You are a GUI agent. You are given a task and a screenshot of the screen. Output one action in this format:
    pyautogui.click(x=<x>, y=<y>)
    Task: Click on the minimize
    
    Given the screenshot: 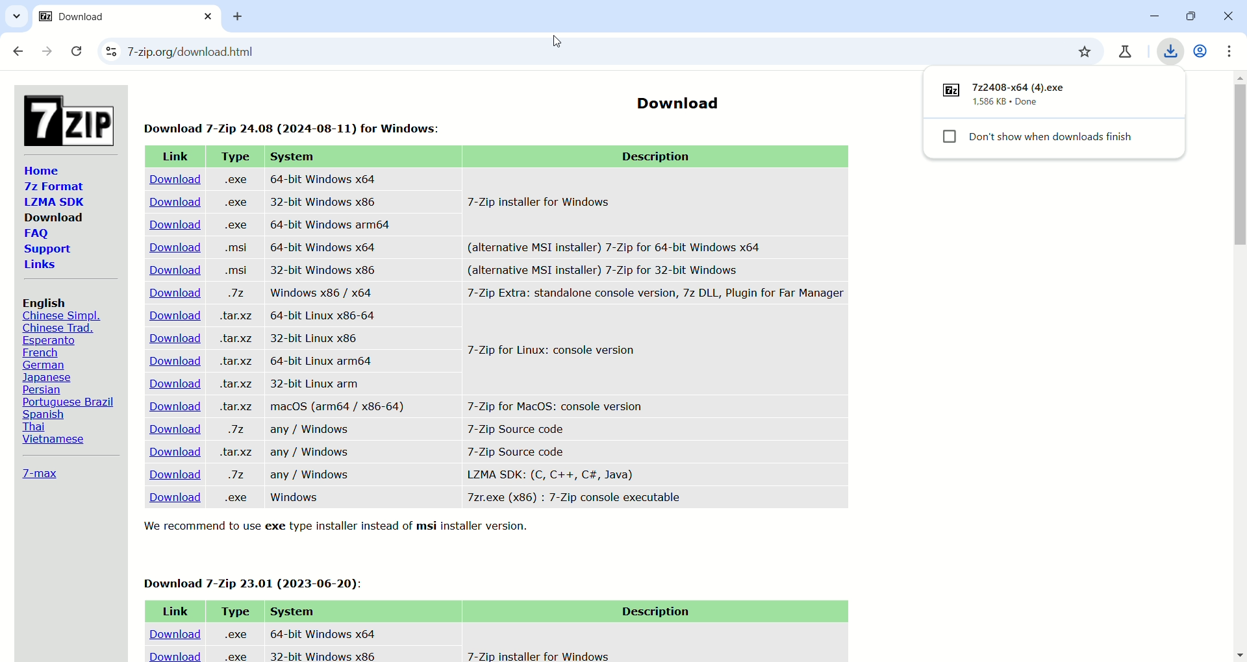 What is the action you would take?
    pyautogui.click(x=1227, y=18)
    